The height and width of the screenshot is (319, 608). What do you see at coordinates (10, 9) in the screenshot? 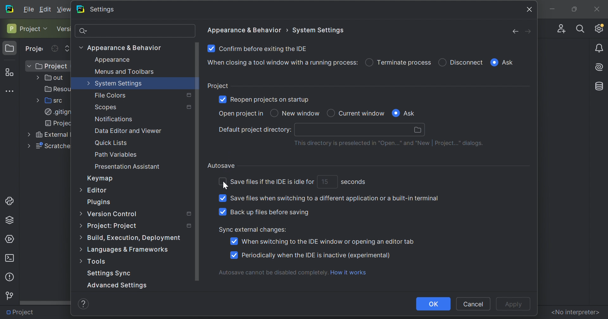
I see `PyCharm` at bounding box center [10, 9].